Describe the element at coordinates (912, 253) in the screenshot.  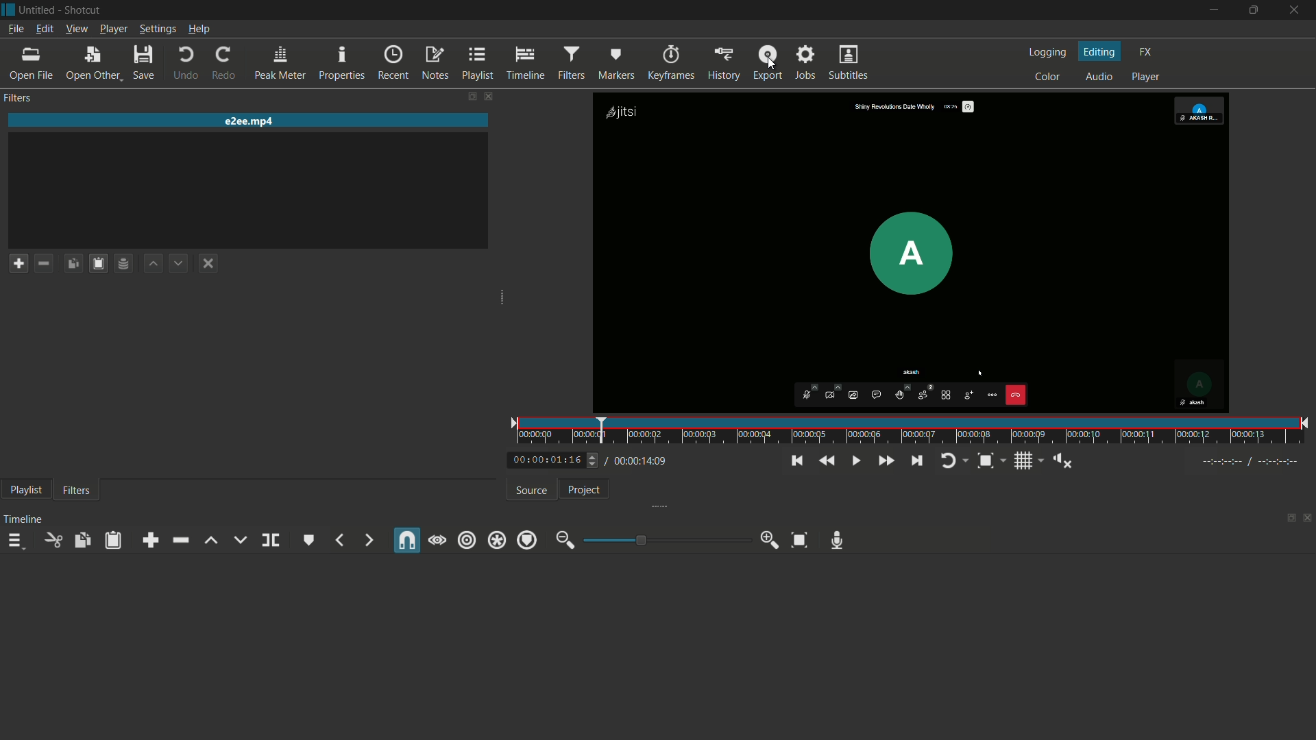
I see `imported file` at that location.